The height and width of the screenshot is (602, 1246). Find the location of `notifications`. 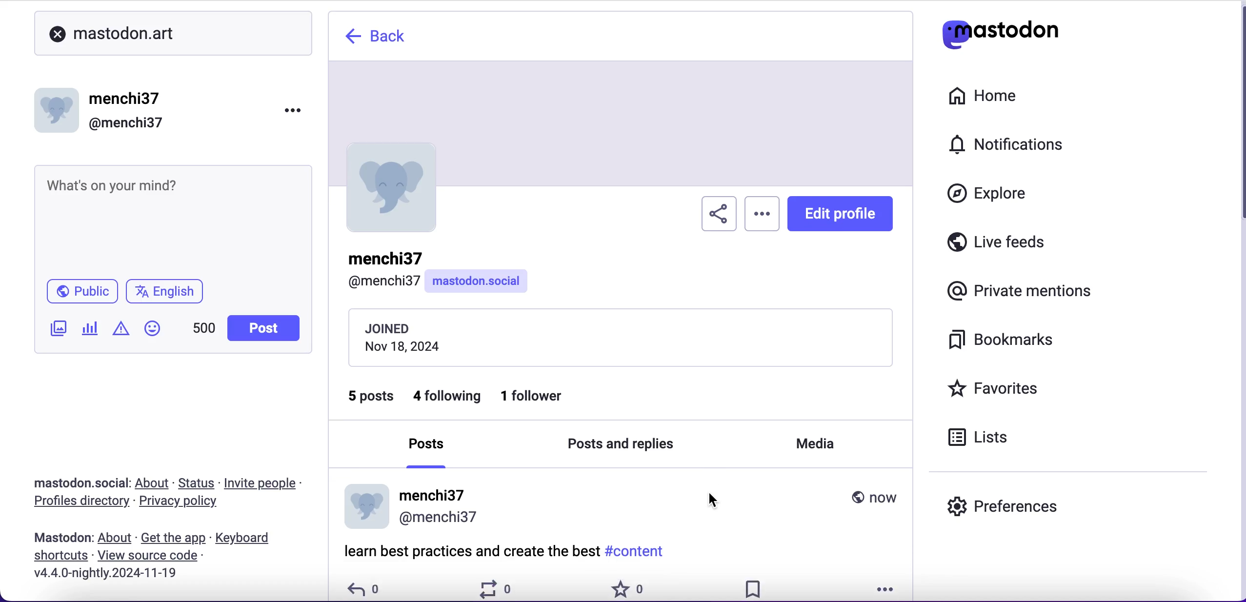

notifications is located at coordinates (1028, 147).